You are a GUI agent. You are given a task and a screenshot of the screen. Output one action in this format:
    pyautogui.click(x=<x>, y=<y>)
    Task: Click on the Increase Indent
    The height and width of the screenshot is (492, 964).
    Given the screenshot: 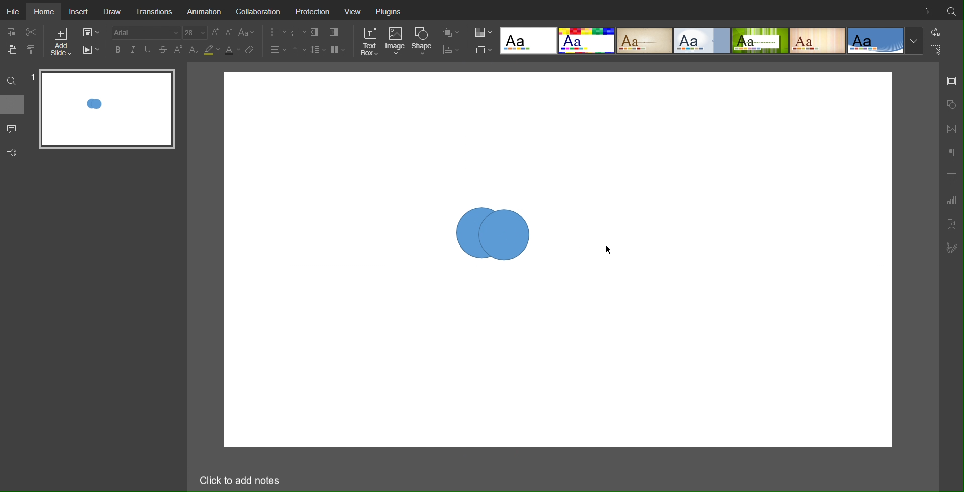 What is the action you would take?
    pyautogui.click(x=333, y=33)
    